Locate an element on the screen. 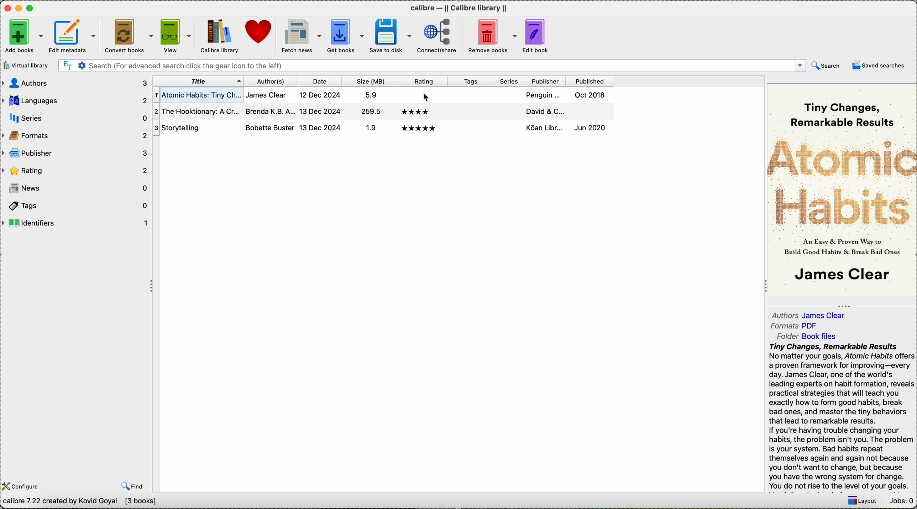 The height and width of the screenshot is (509, 917). save to disk is located at coordinates (392, 35).